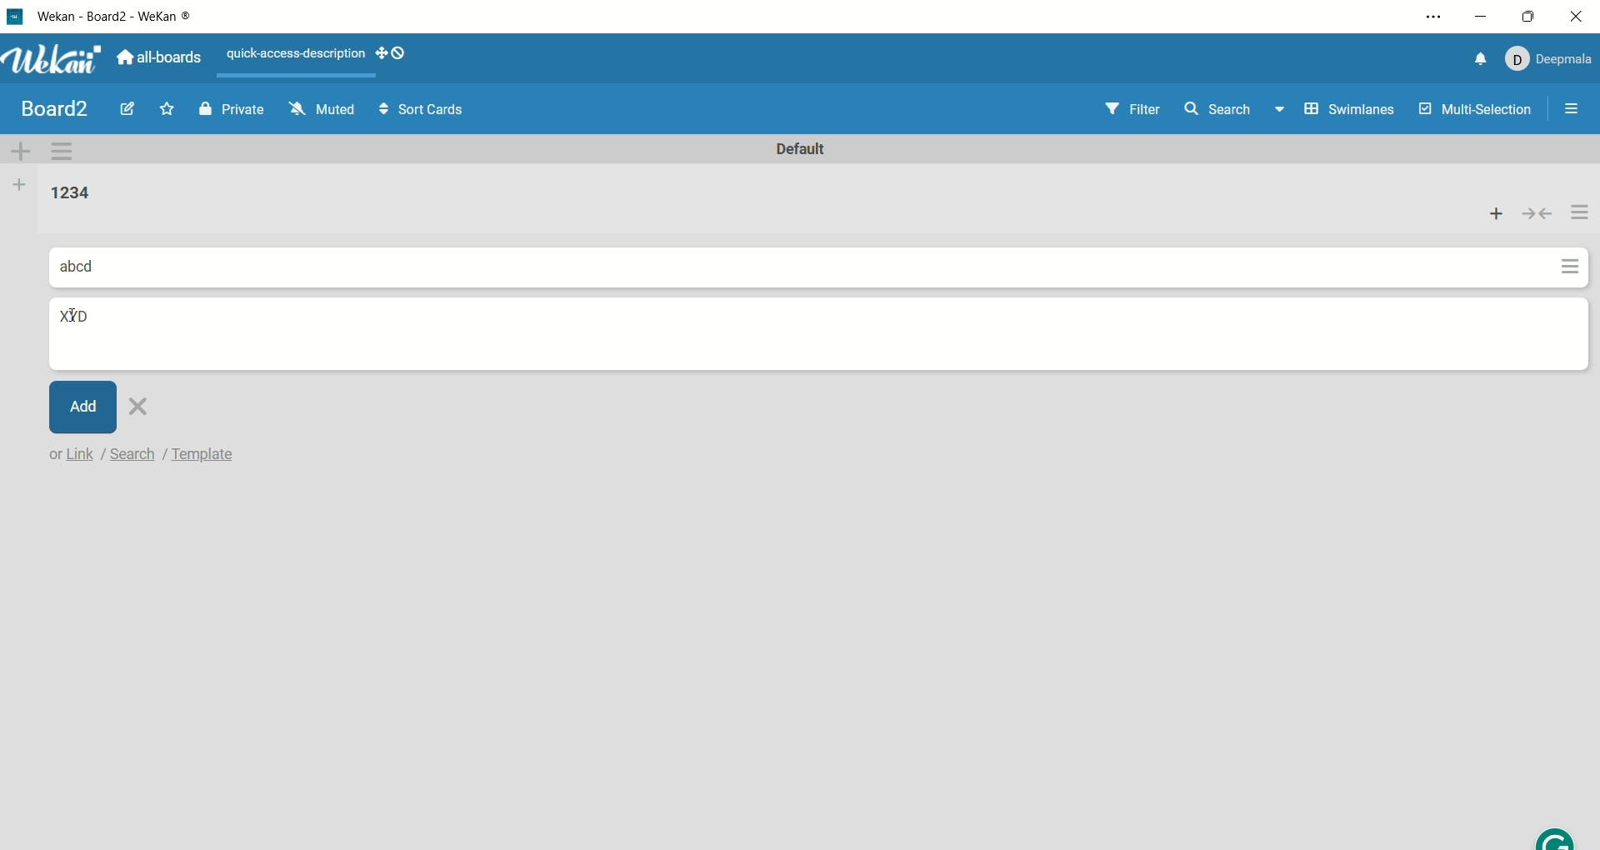 This screenshot has width=1600, height=850. Describe the element at coordinates (77, 317) in the screenshot. I see `title` at that location.